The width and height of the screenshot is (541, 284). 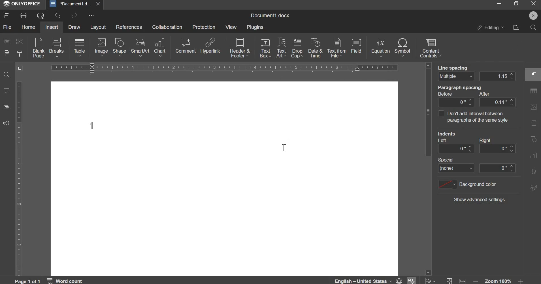 I want to click on file, so click(x=7, y=26).